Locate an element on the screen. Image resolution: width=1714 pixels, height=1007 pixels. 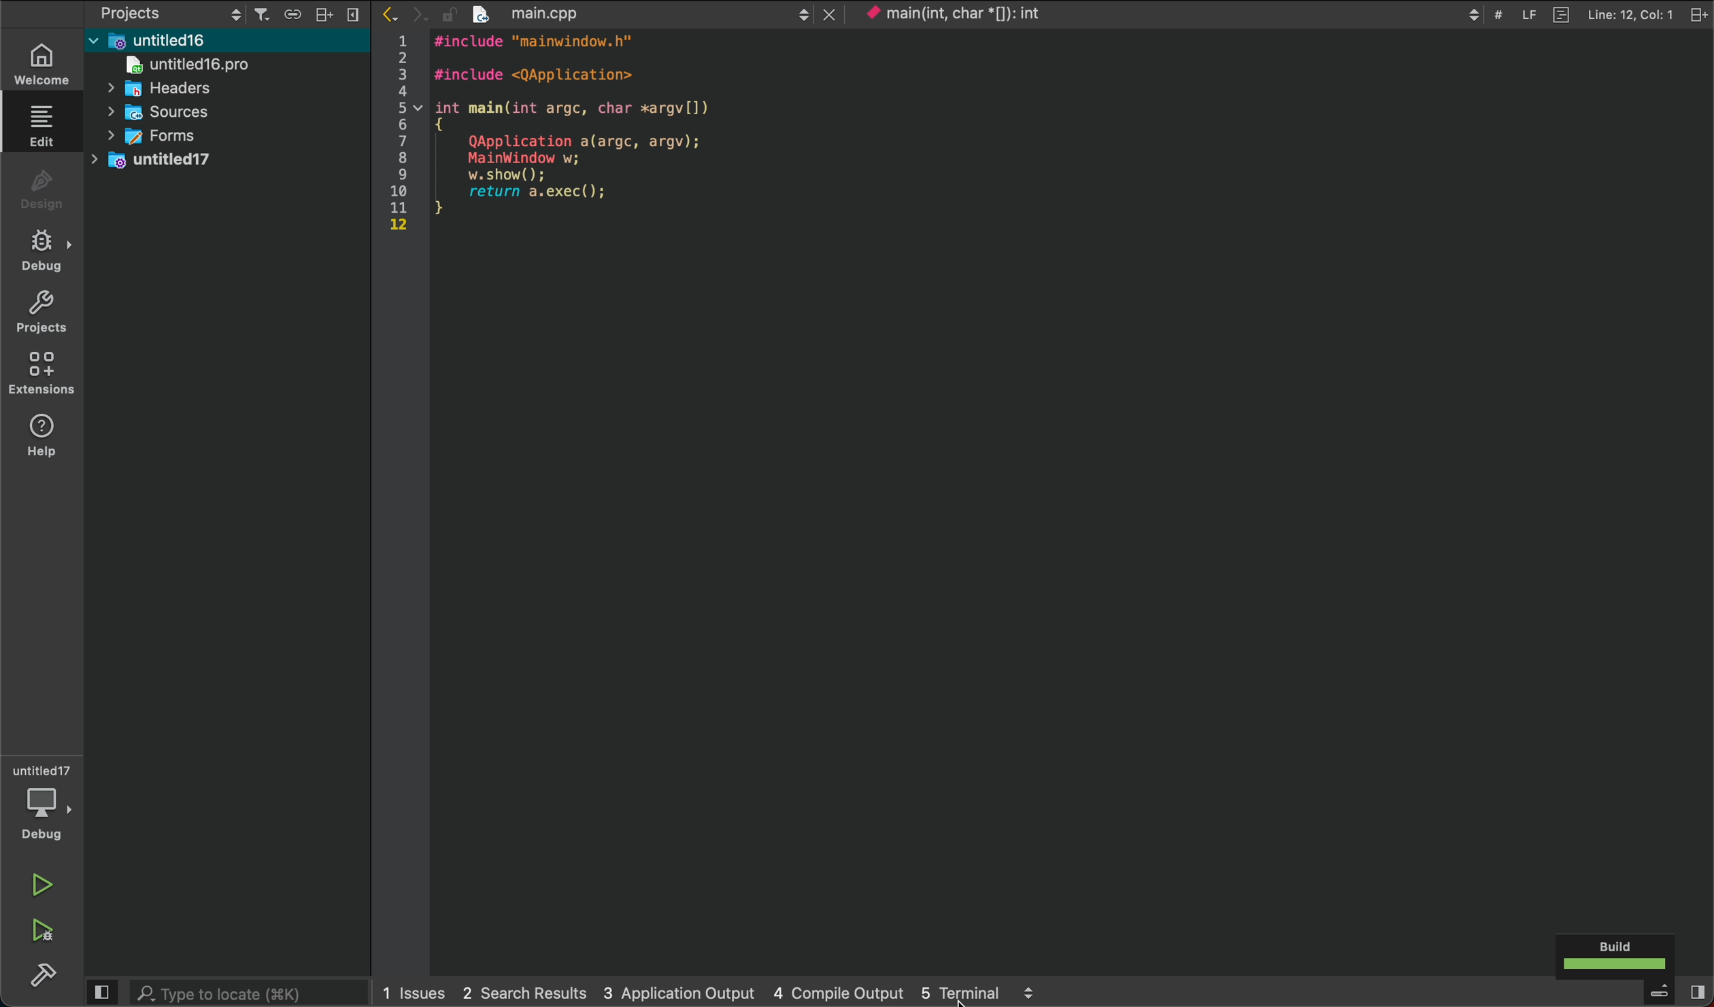
Search Results is located at coordinates (521, 991).